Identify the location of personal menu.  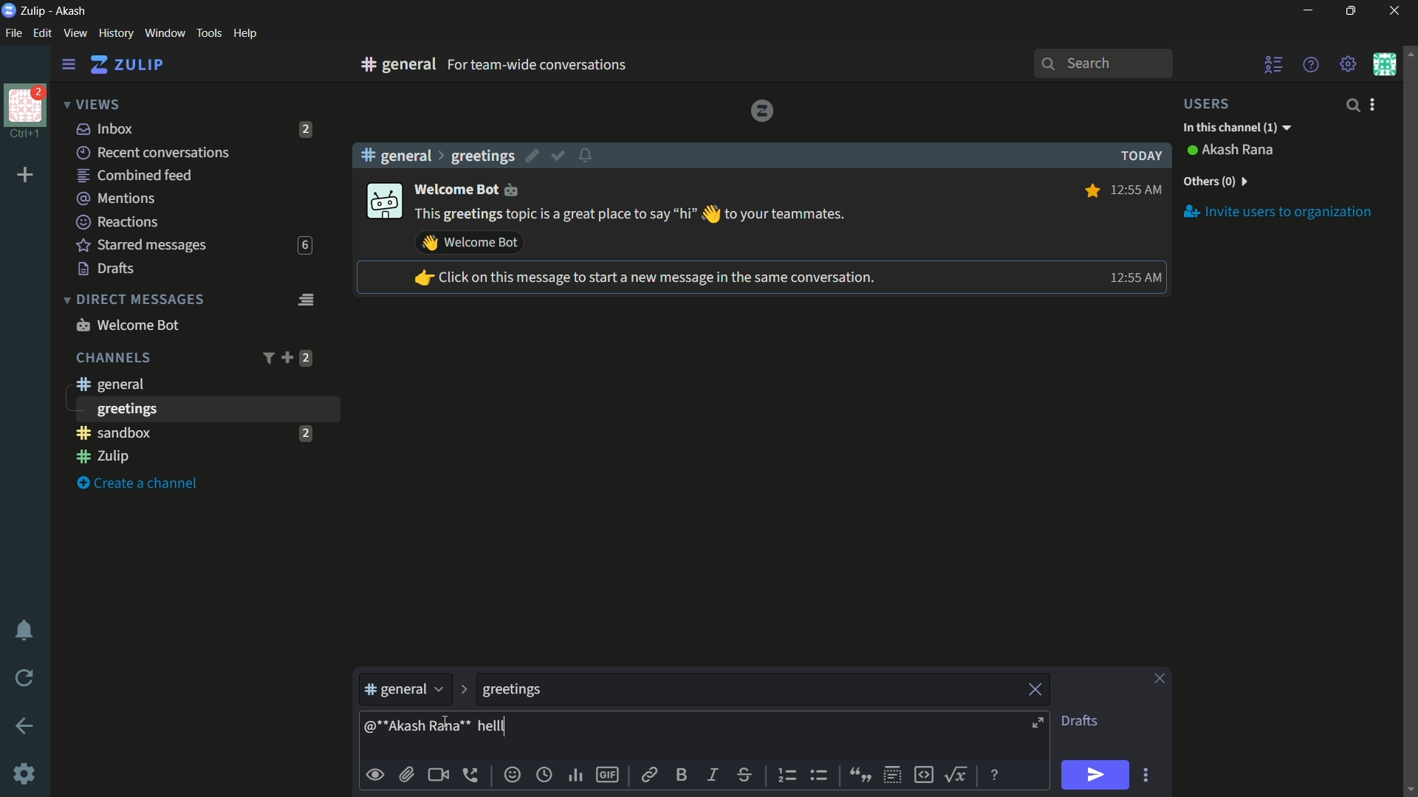
(1384, 64).